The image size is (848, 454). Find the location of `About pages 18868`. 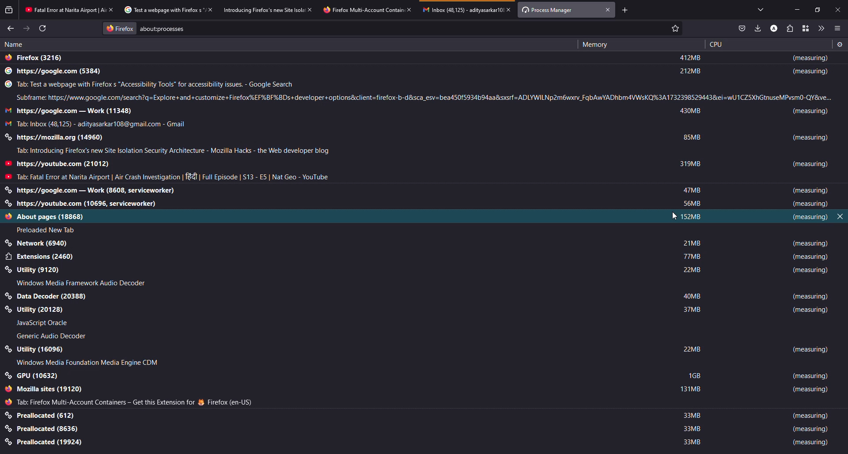

About pages 18868 is located at coordinates (49, 217).